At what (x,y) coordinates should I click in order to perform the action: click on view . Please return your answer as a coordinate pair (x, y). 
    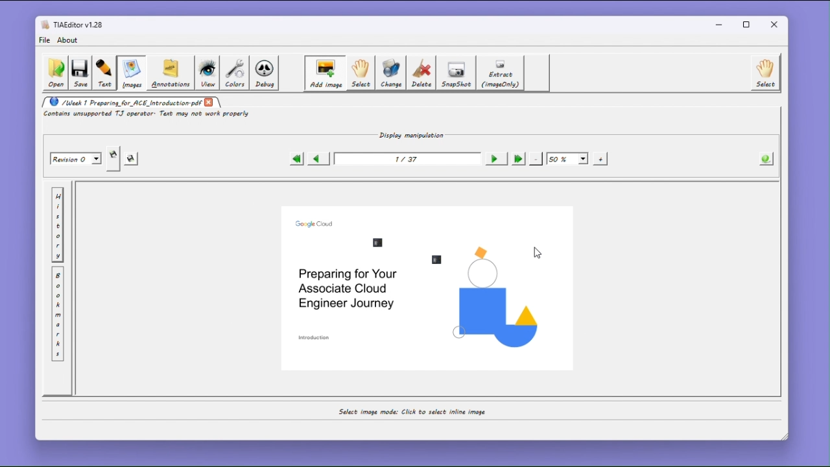
    Looking at the image, I should click on (207, 73).